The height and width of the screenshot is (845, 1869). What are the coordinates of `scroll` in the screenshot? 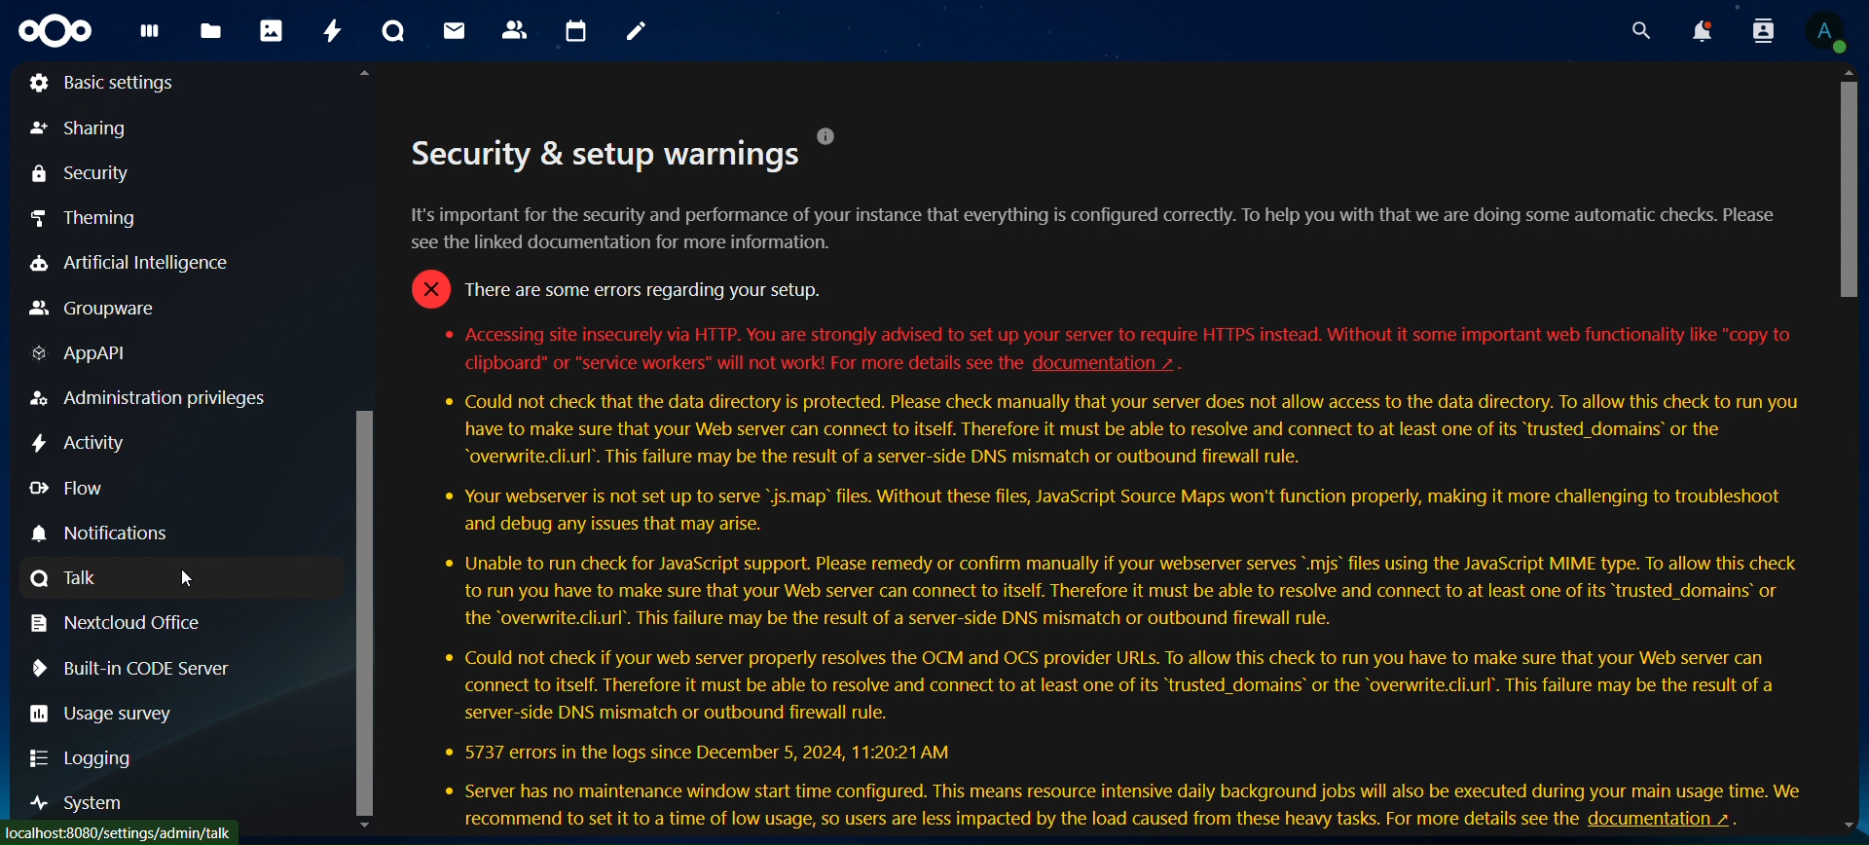 It's located at (366, 448).